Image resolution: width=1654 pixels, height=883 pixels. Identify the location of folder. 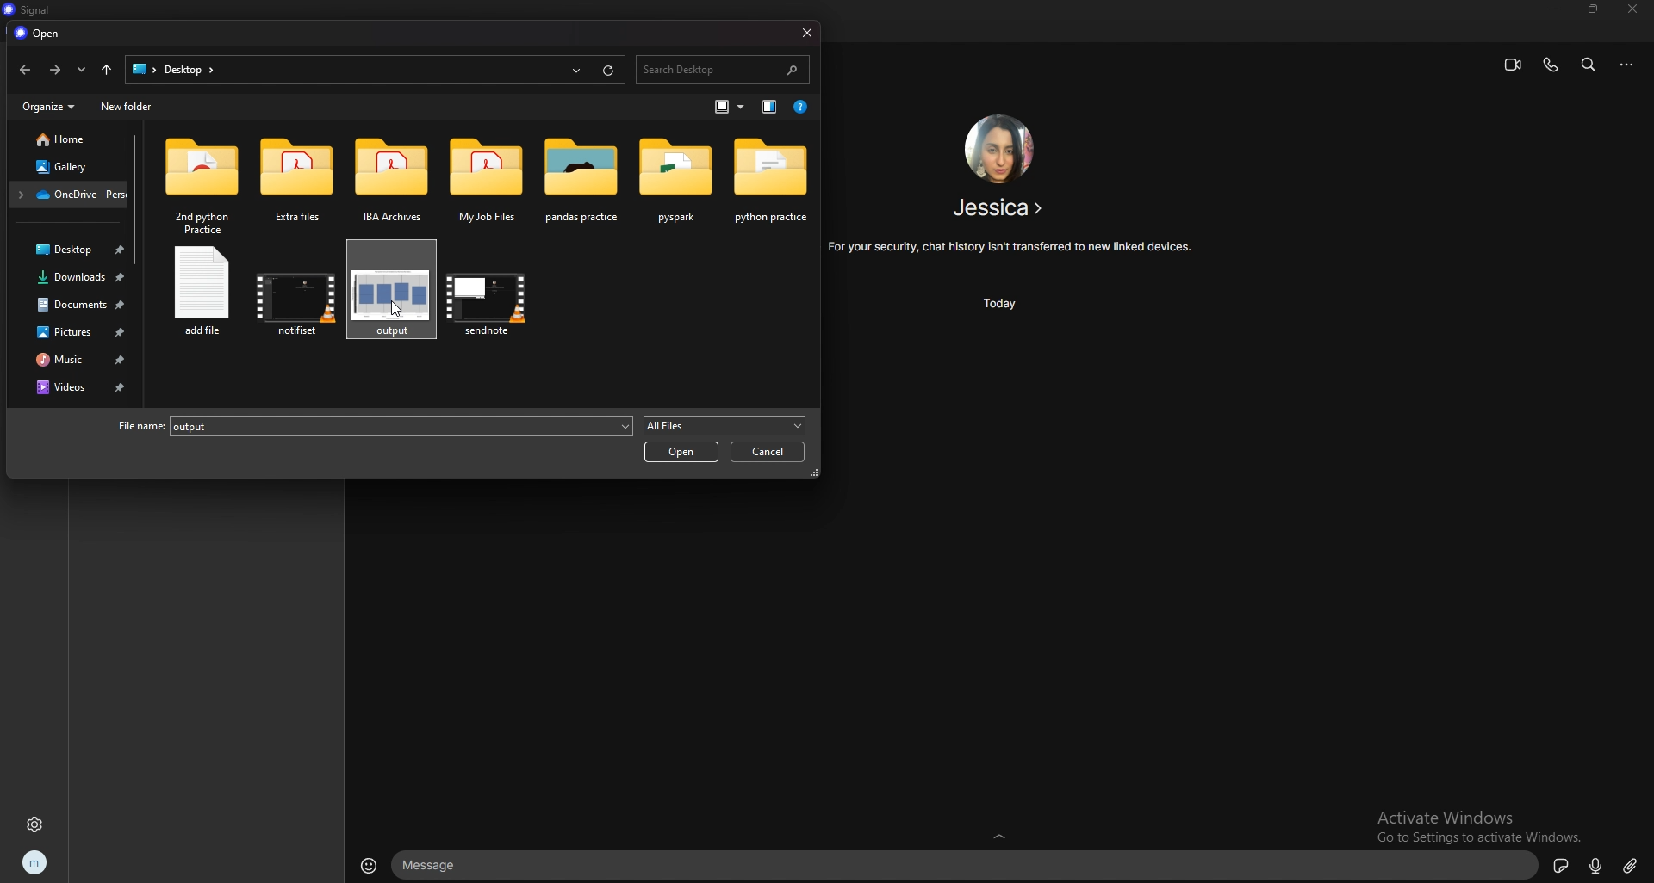
(393, 174).